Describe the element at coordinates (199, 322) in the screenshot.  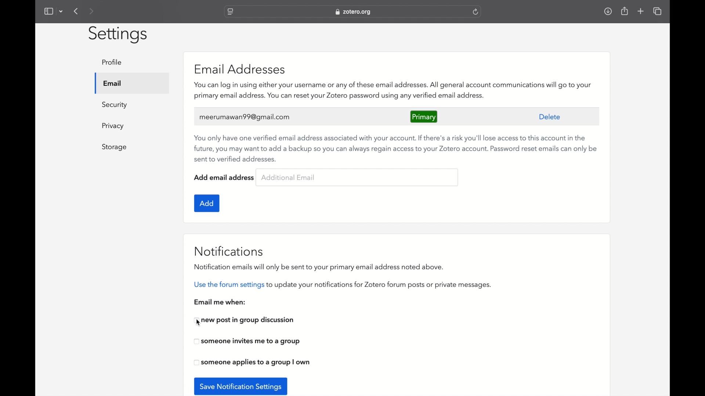
I see `cursor` at that location.